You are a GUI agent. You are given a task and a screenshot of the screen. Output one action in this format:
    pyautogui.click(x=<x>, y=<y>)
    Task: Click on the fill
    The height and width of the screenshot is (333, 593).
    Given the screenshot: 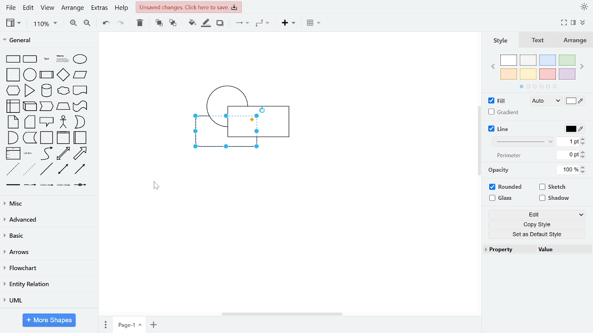 What is the action you would take?
    pyautogui.click(x=498, y=101)
    